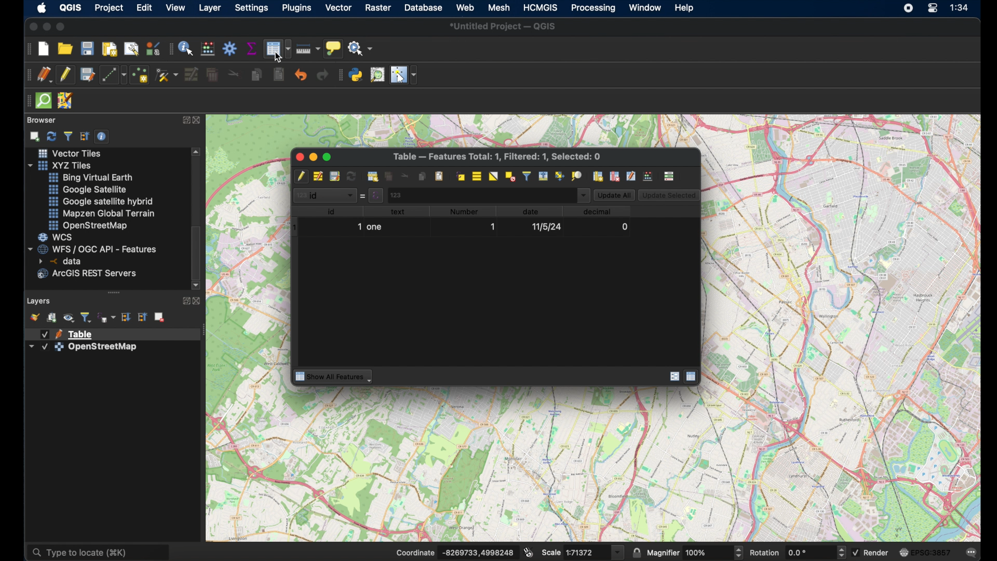 Image resolution: width=997 pixels, height=561 pixels. Describe the element at coordinates (86, 47) in the screenshot. I see `save project` at that location.